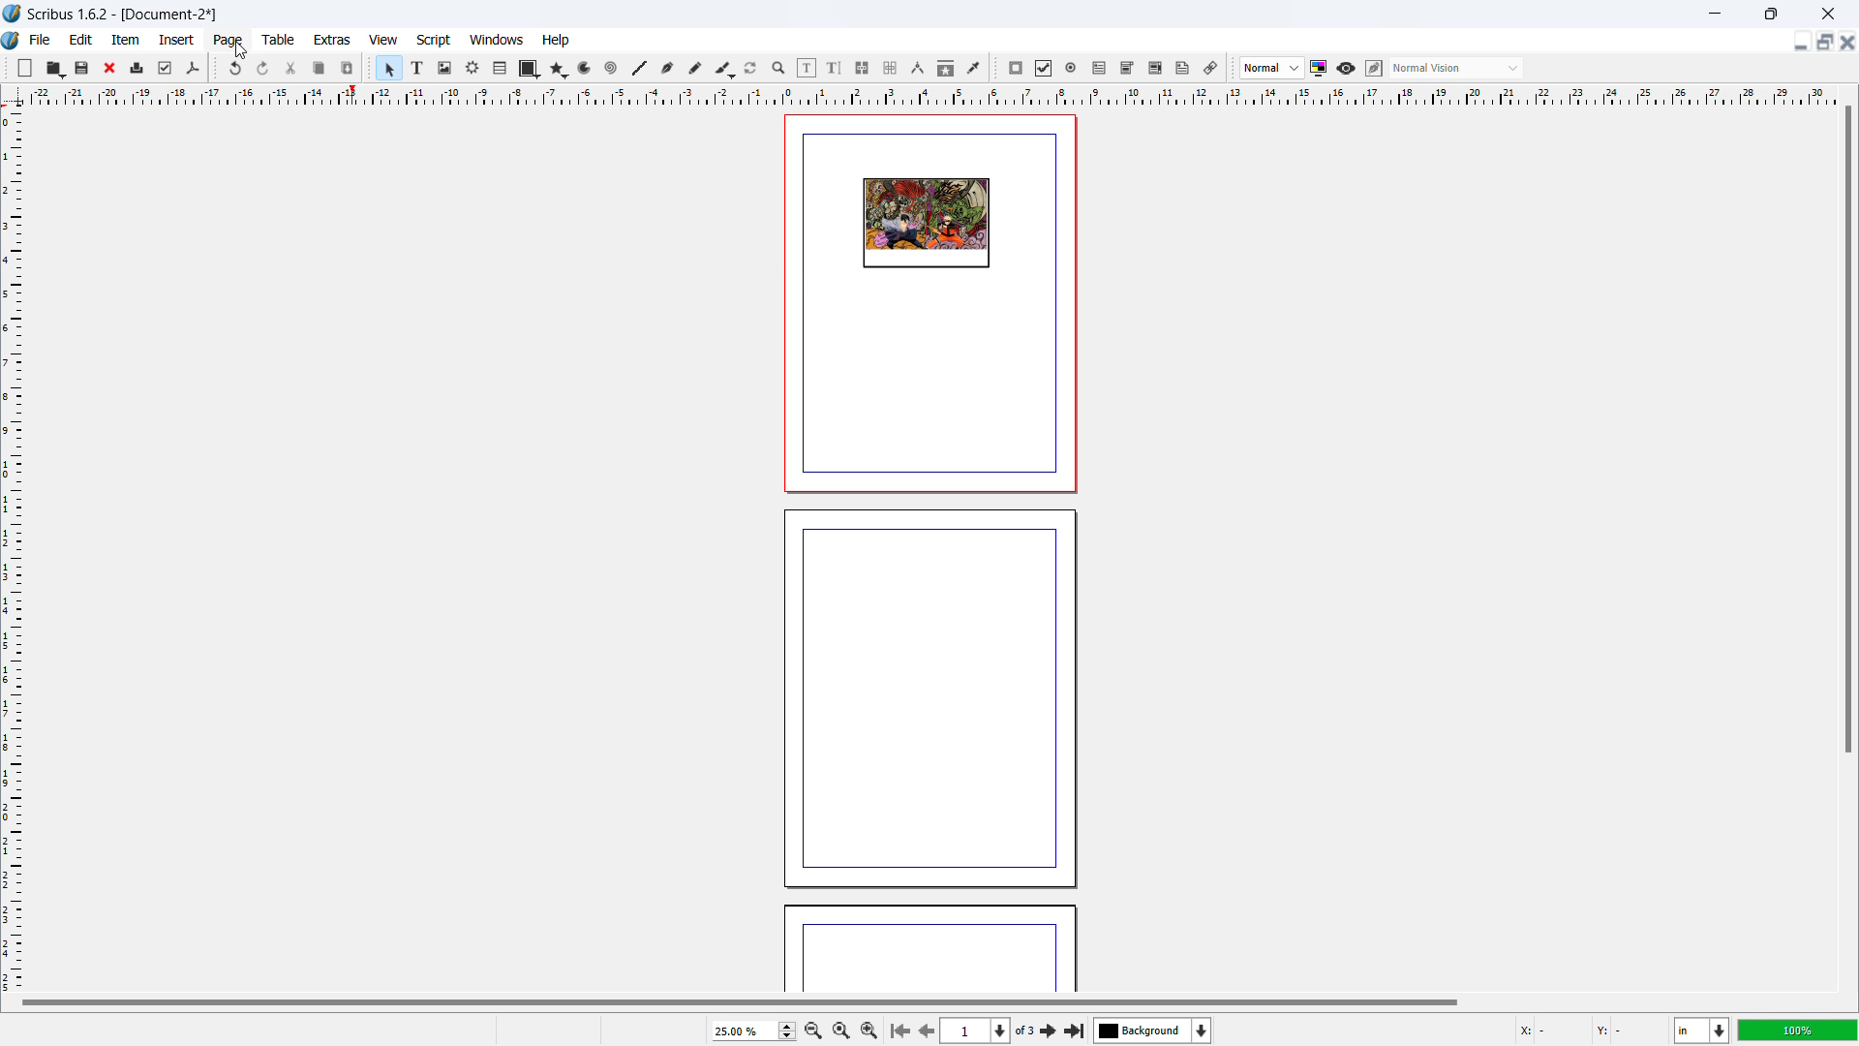 The height and width of the screenshot is (1046, 1859). What do you see at coordinates (812, 1030) in the screenshot?
I see `zoom out by the stepping value in tool preference` at bounding box center [812, 1030].